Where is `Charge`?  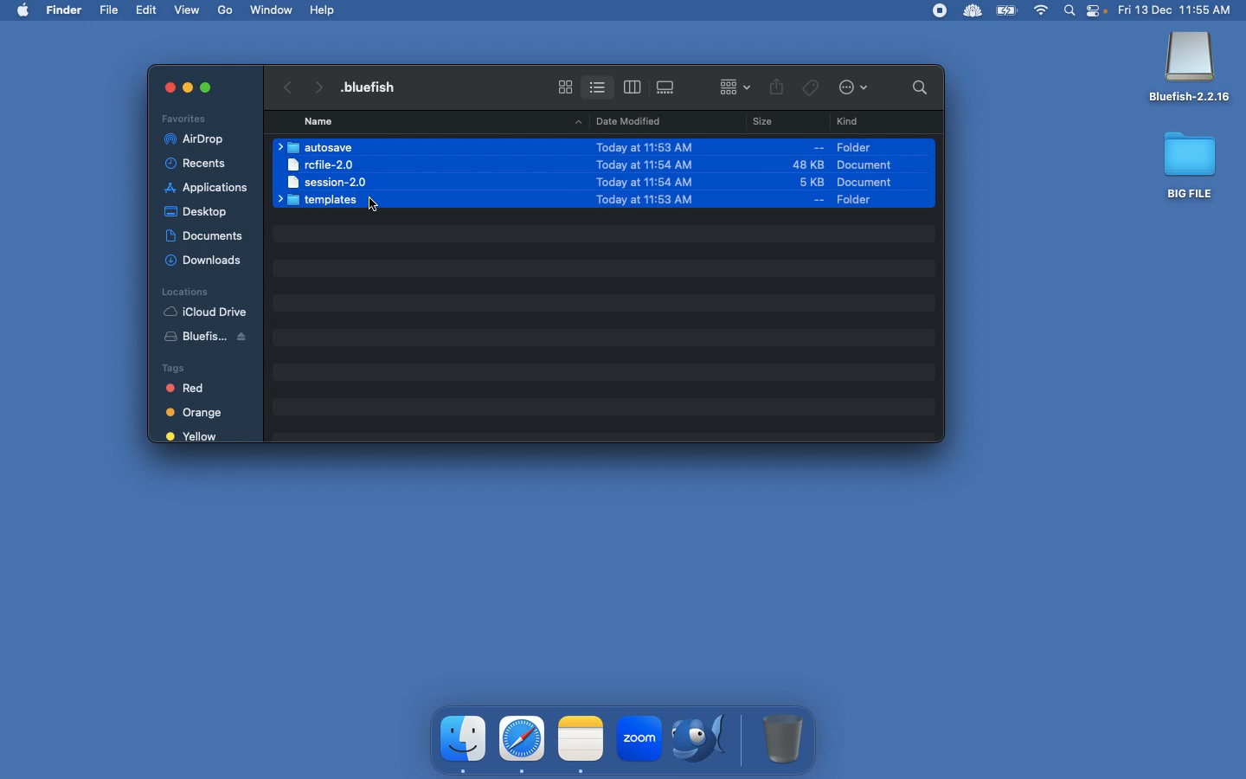
Charge is located at coordinates (1006, 12).